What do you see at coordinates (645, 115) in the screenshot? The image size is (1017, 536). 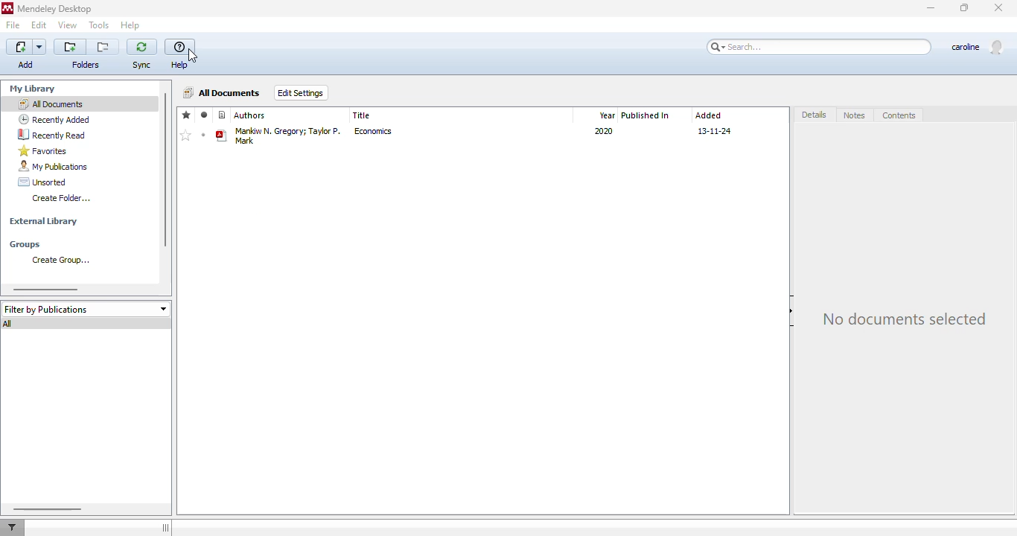 I see `published in` at bounding box center [645, 115].